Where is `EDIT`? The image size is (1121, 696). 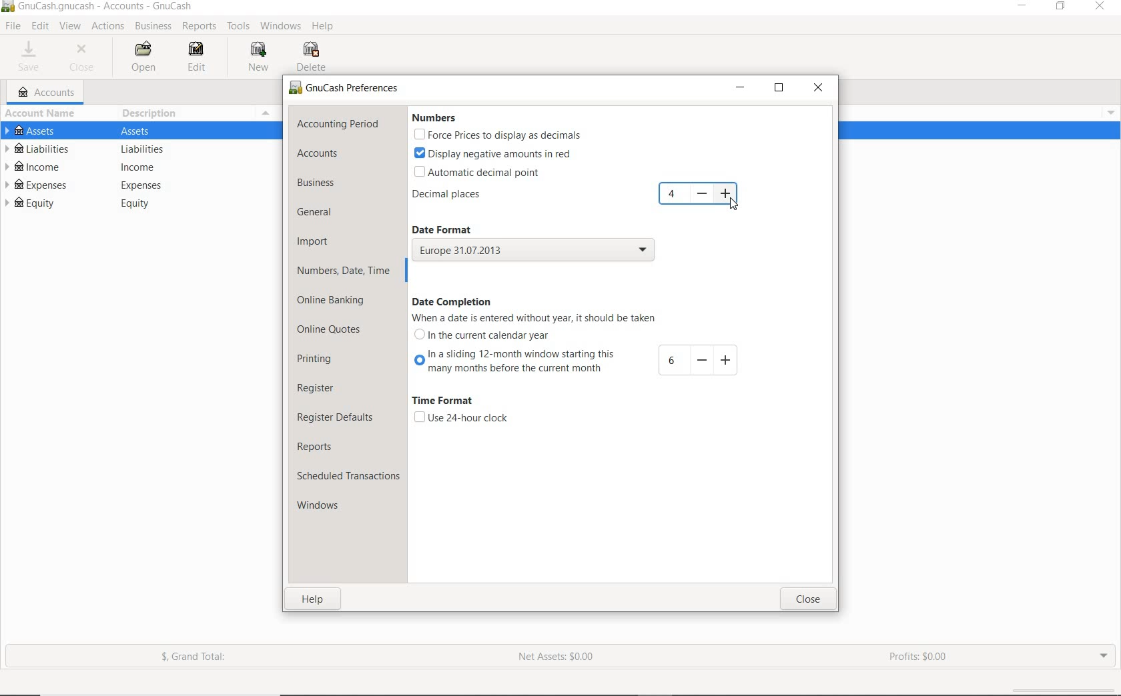
EDIT is located at coordinates (201, 59).